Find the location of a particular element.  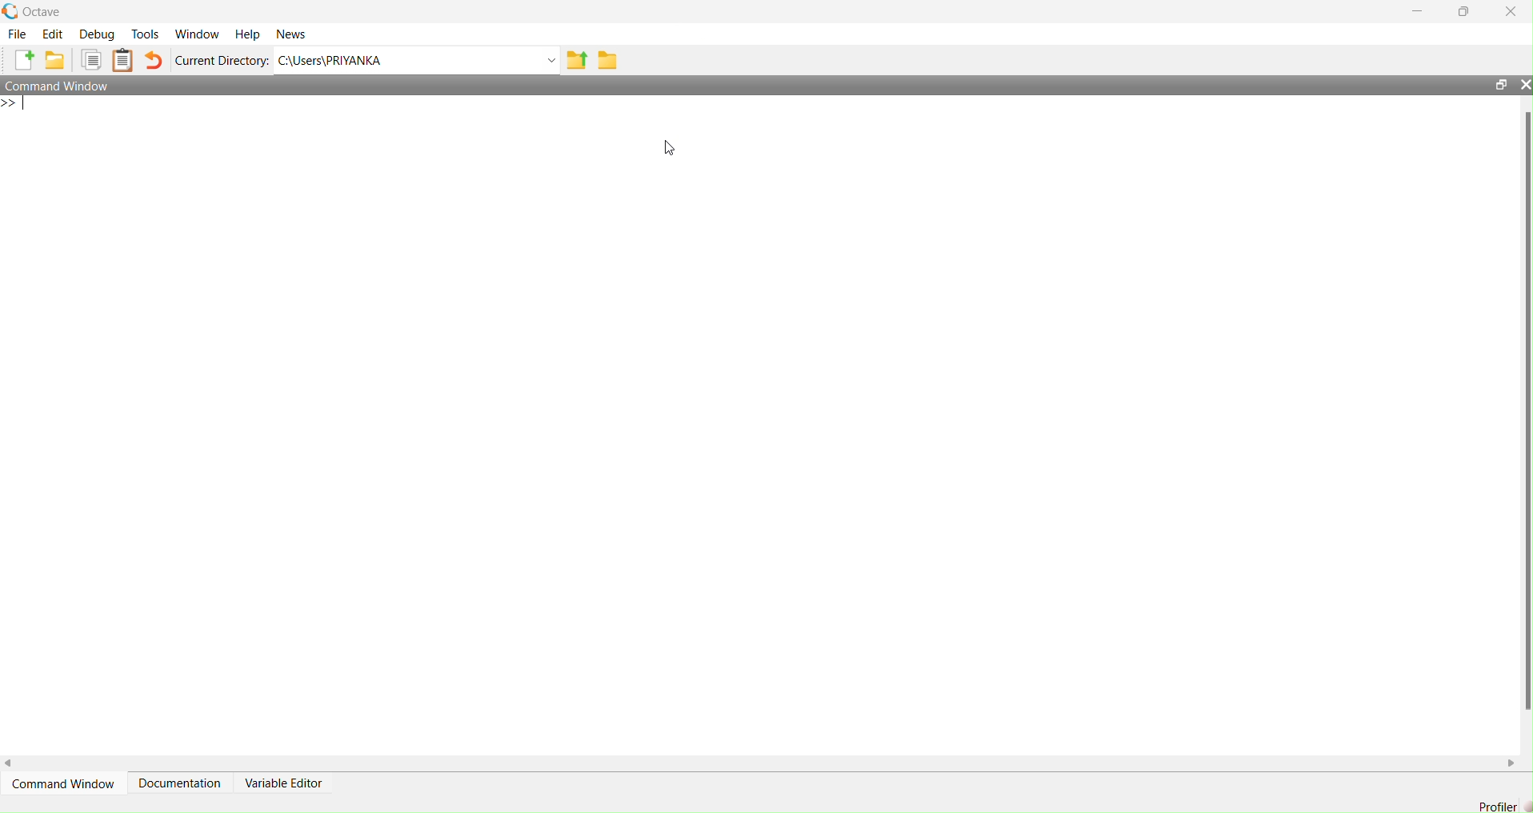

Help is located at coordinates (250, 33).